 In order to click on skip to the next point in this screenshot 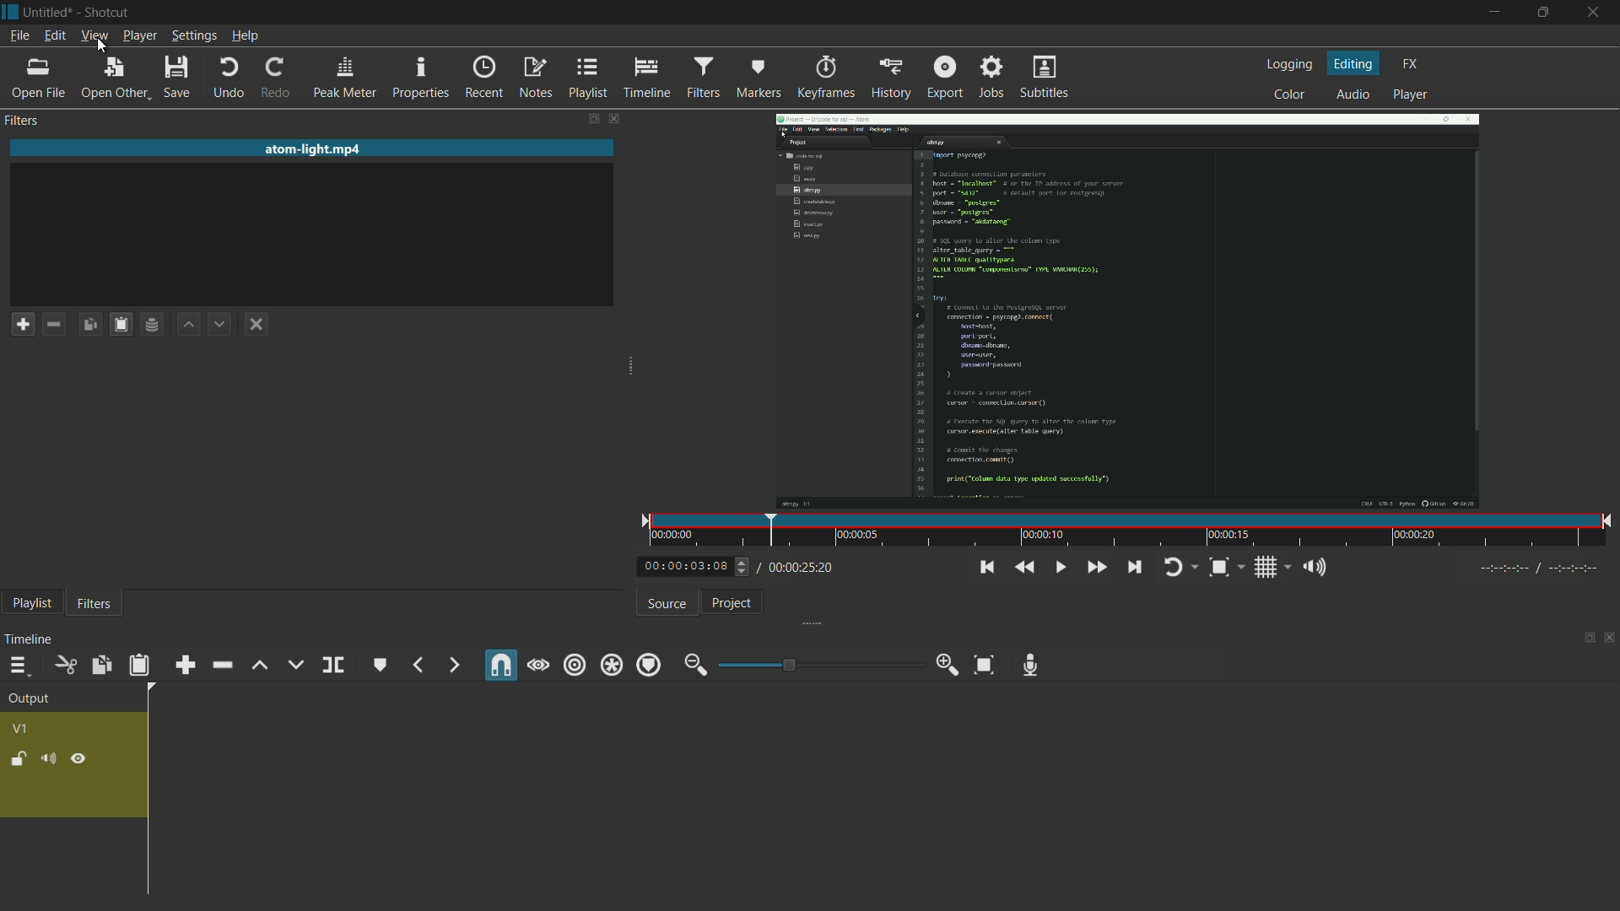, I will do `click(1137, 566)`.